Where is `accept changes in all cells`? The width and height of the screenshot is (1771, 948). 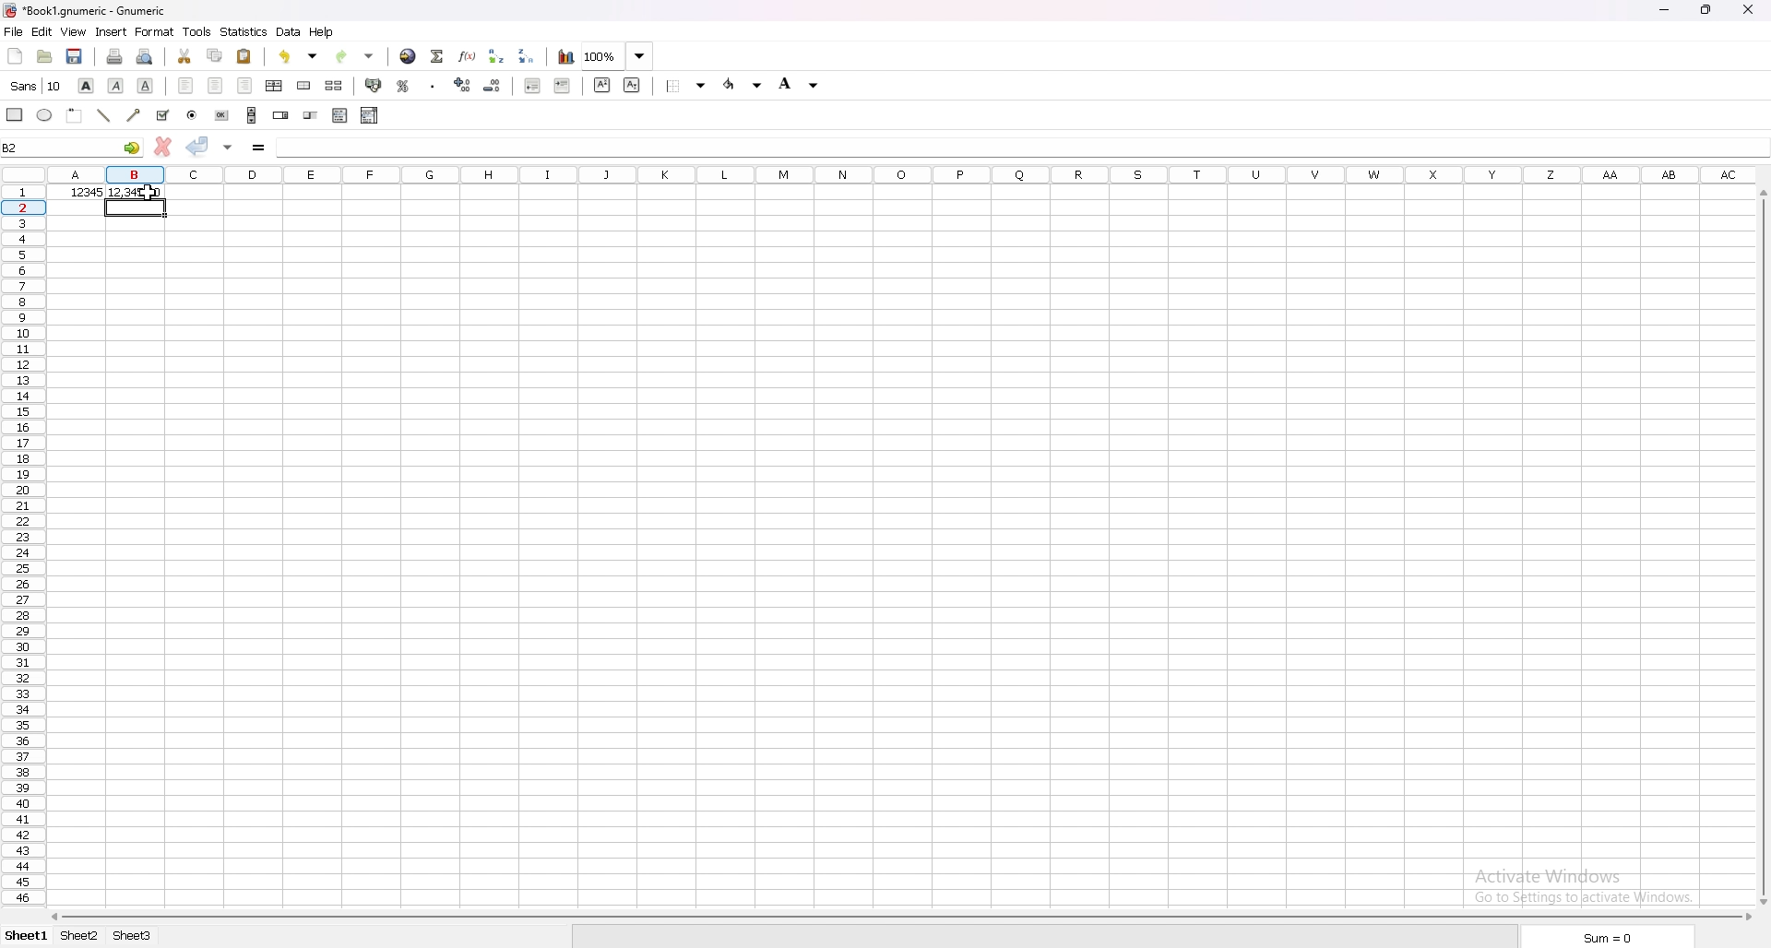
accept changes in all cells is located at coordinates (229, 148).